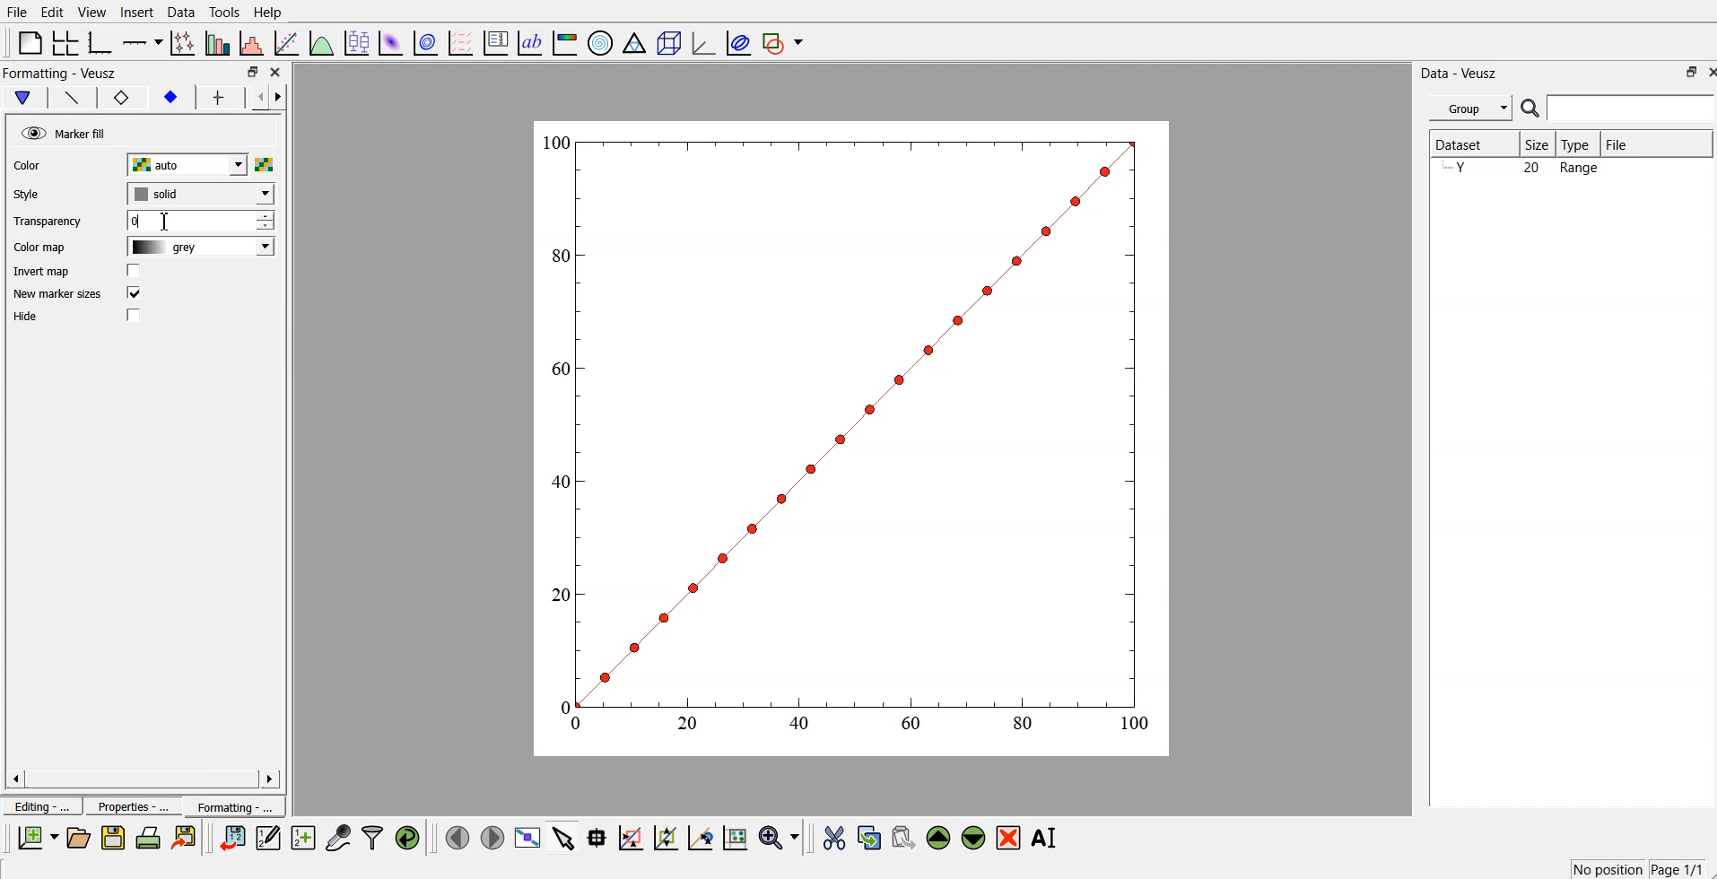 The image size is (1717, 879). What do you see at coordinates (57, 295) in the screenshot?
I see `| New marker sizes` at bounding box center [57, 295].